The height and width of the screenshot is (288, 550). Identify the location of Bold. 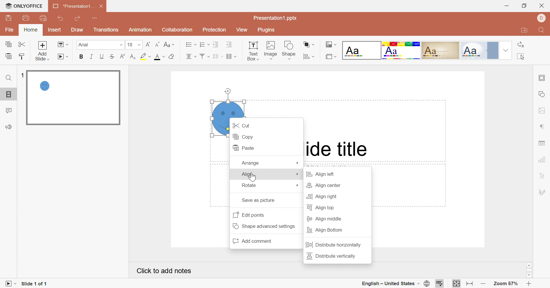
(82, 57).